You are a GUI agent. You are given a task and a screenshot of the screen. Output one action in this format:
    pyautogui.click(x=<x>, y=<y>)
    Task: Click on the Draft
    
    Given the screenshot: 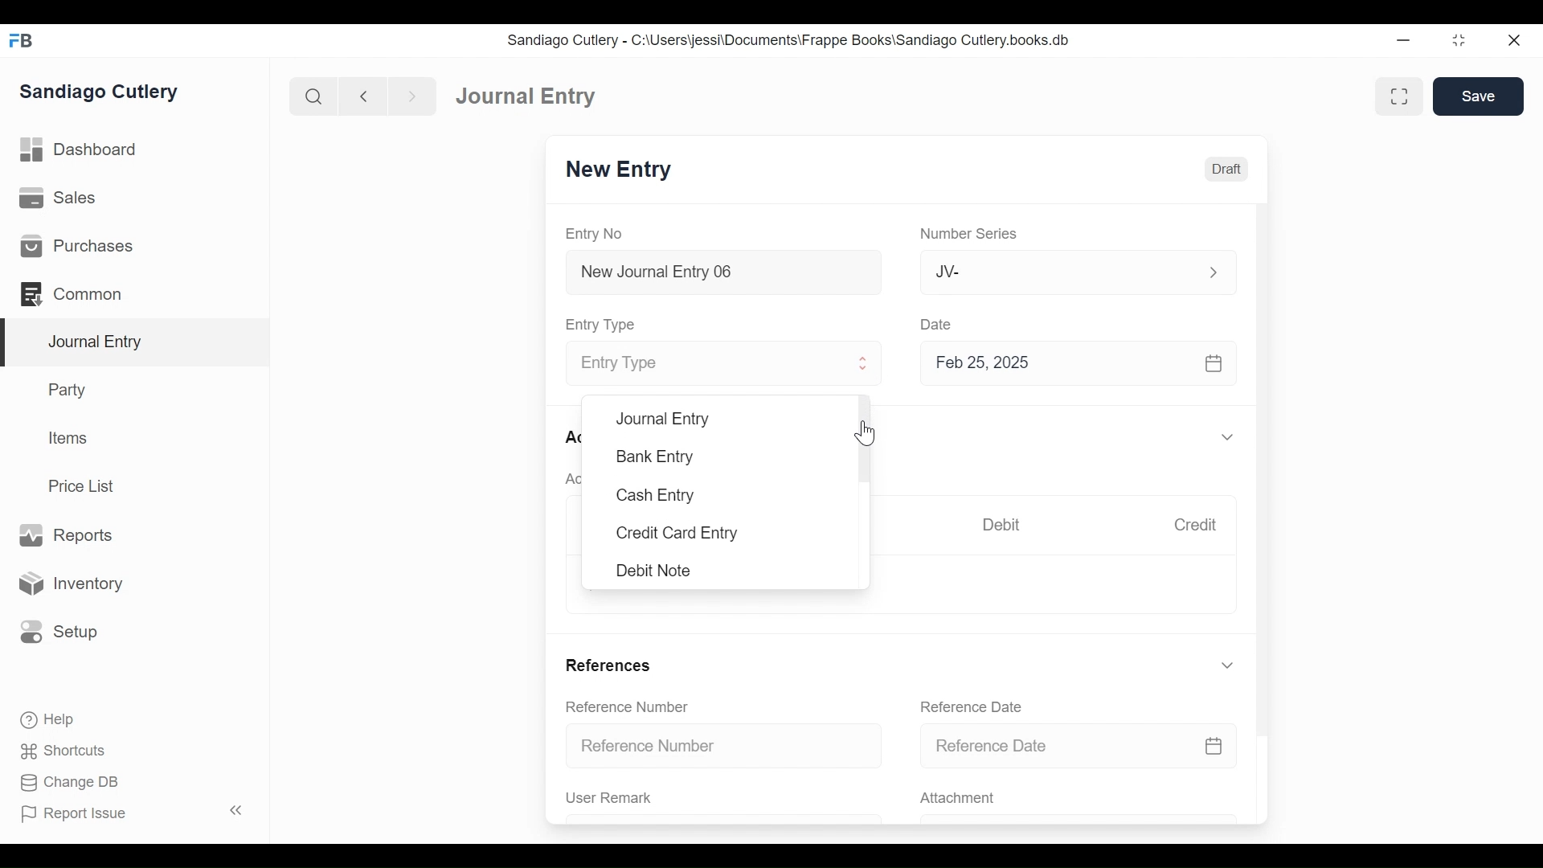 What is the action you would take?
    pyautogui.click(x=1226, y=170)
    